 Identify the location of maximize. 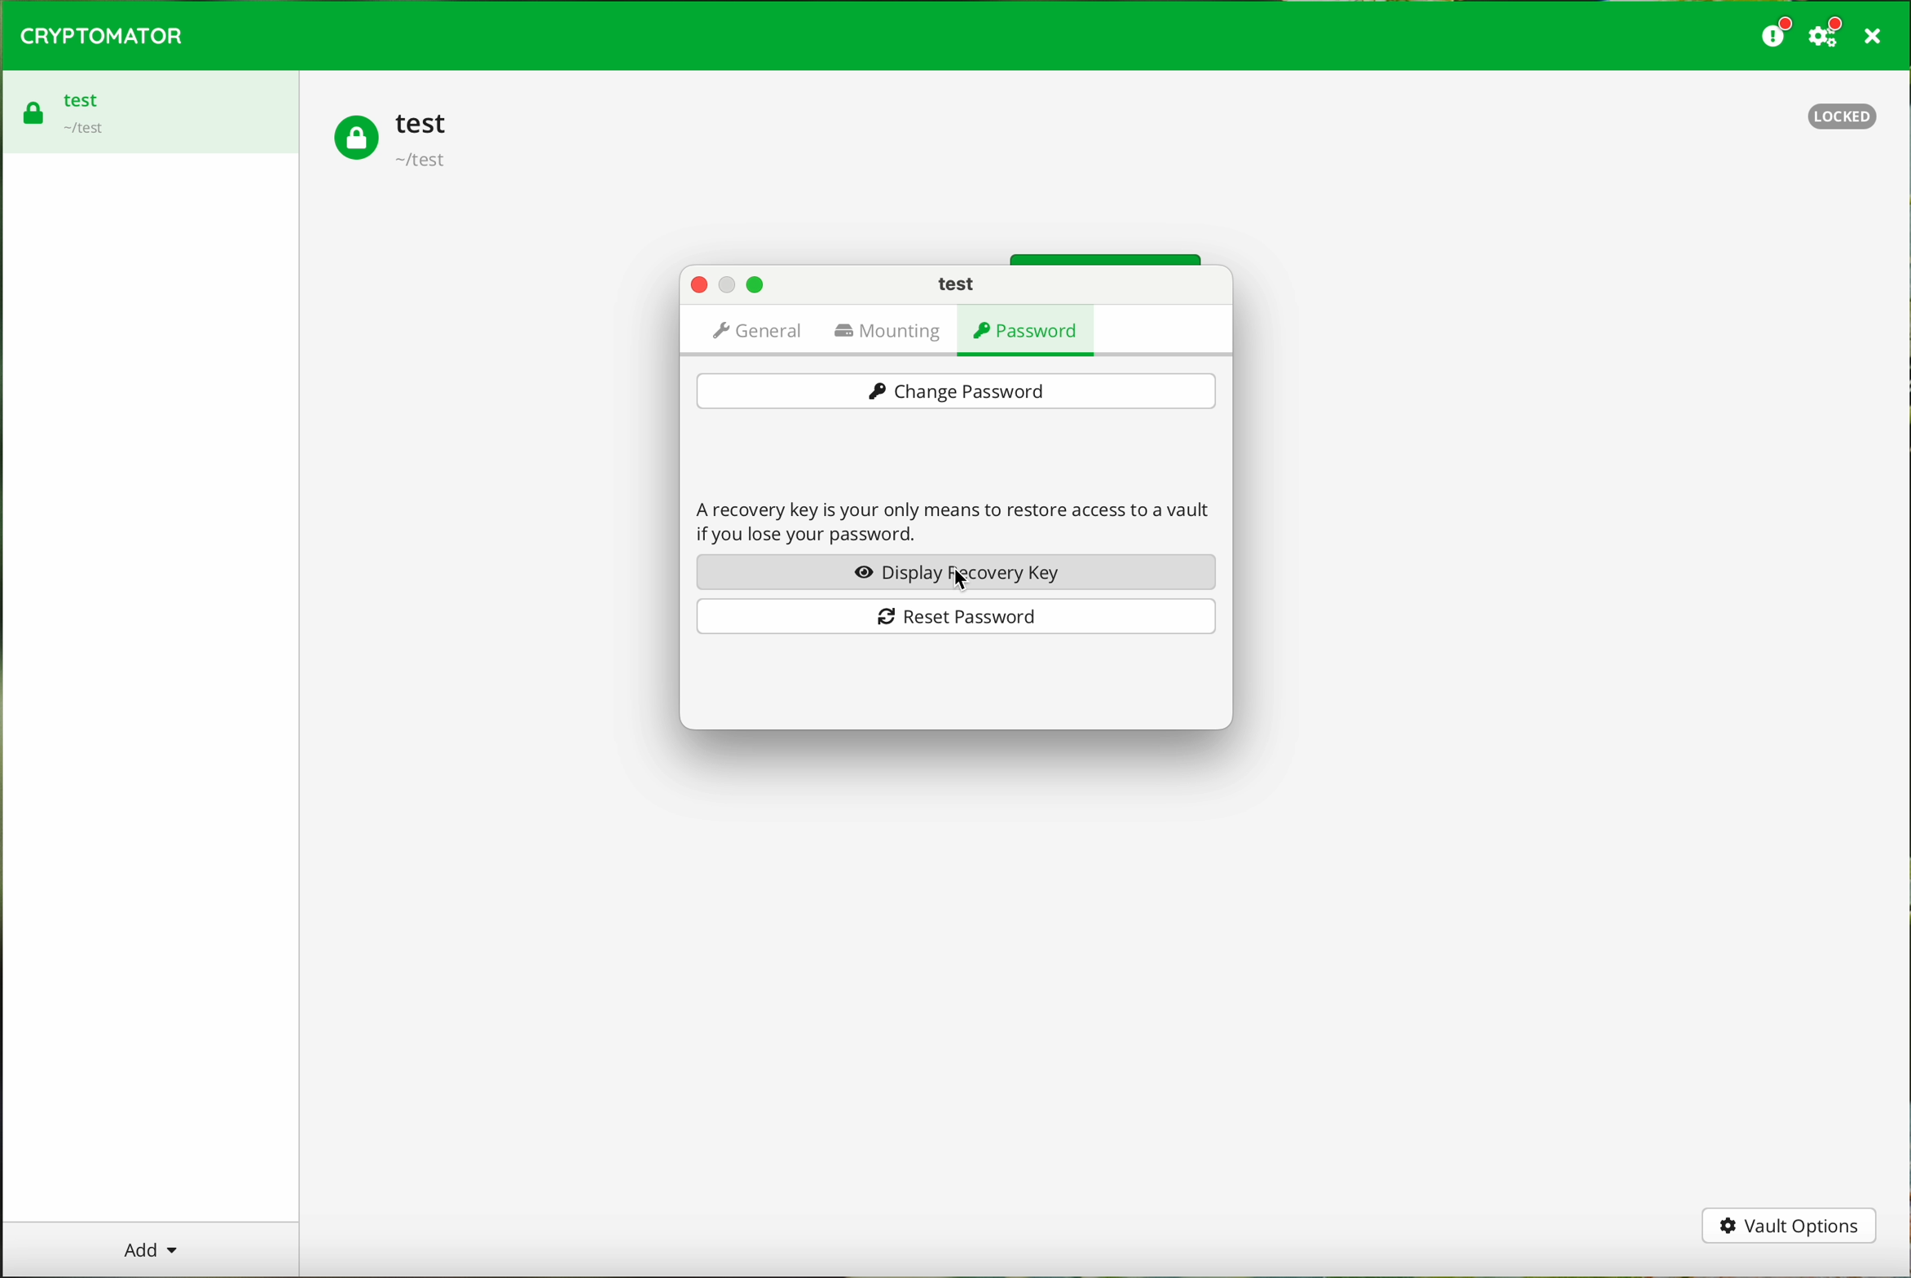
(760, 283).